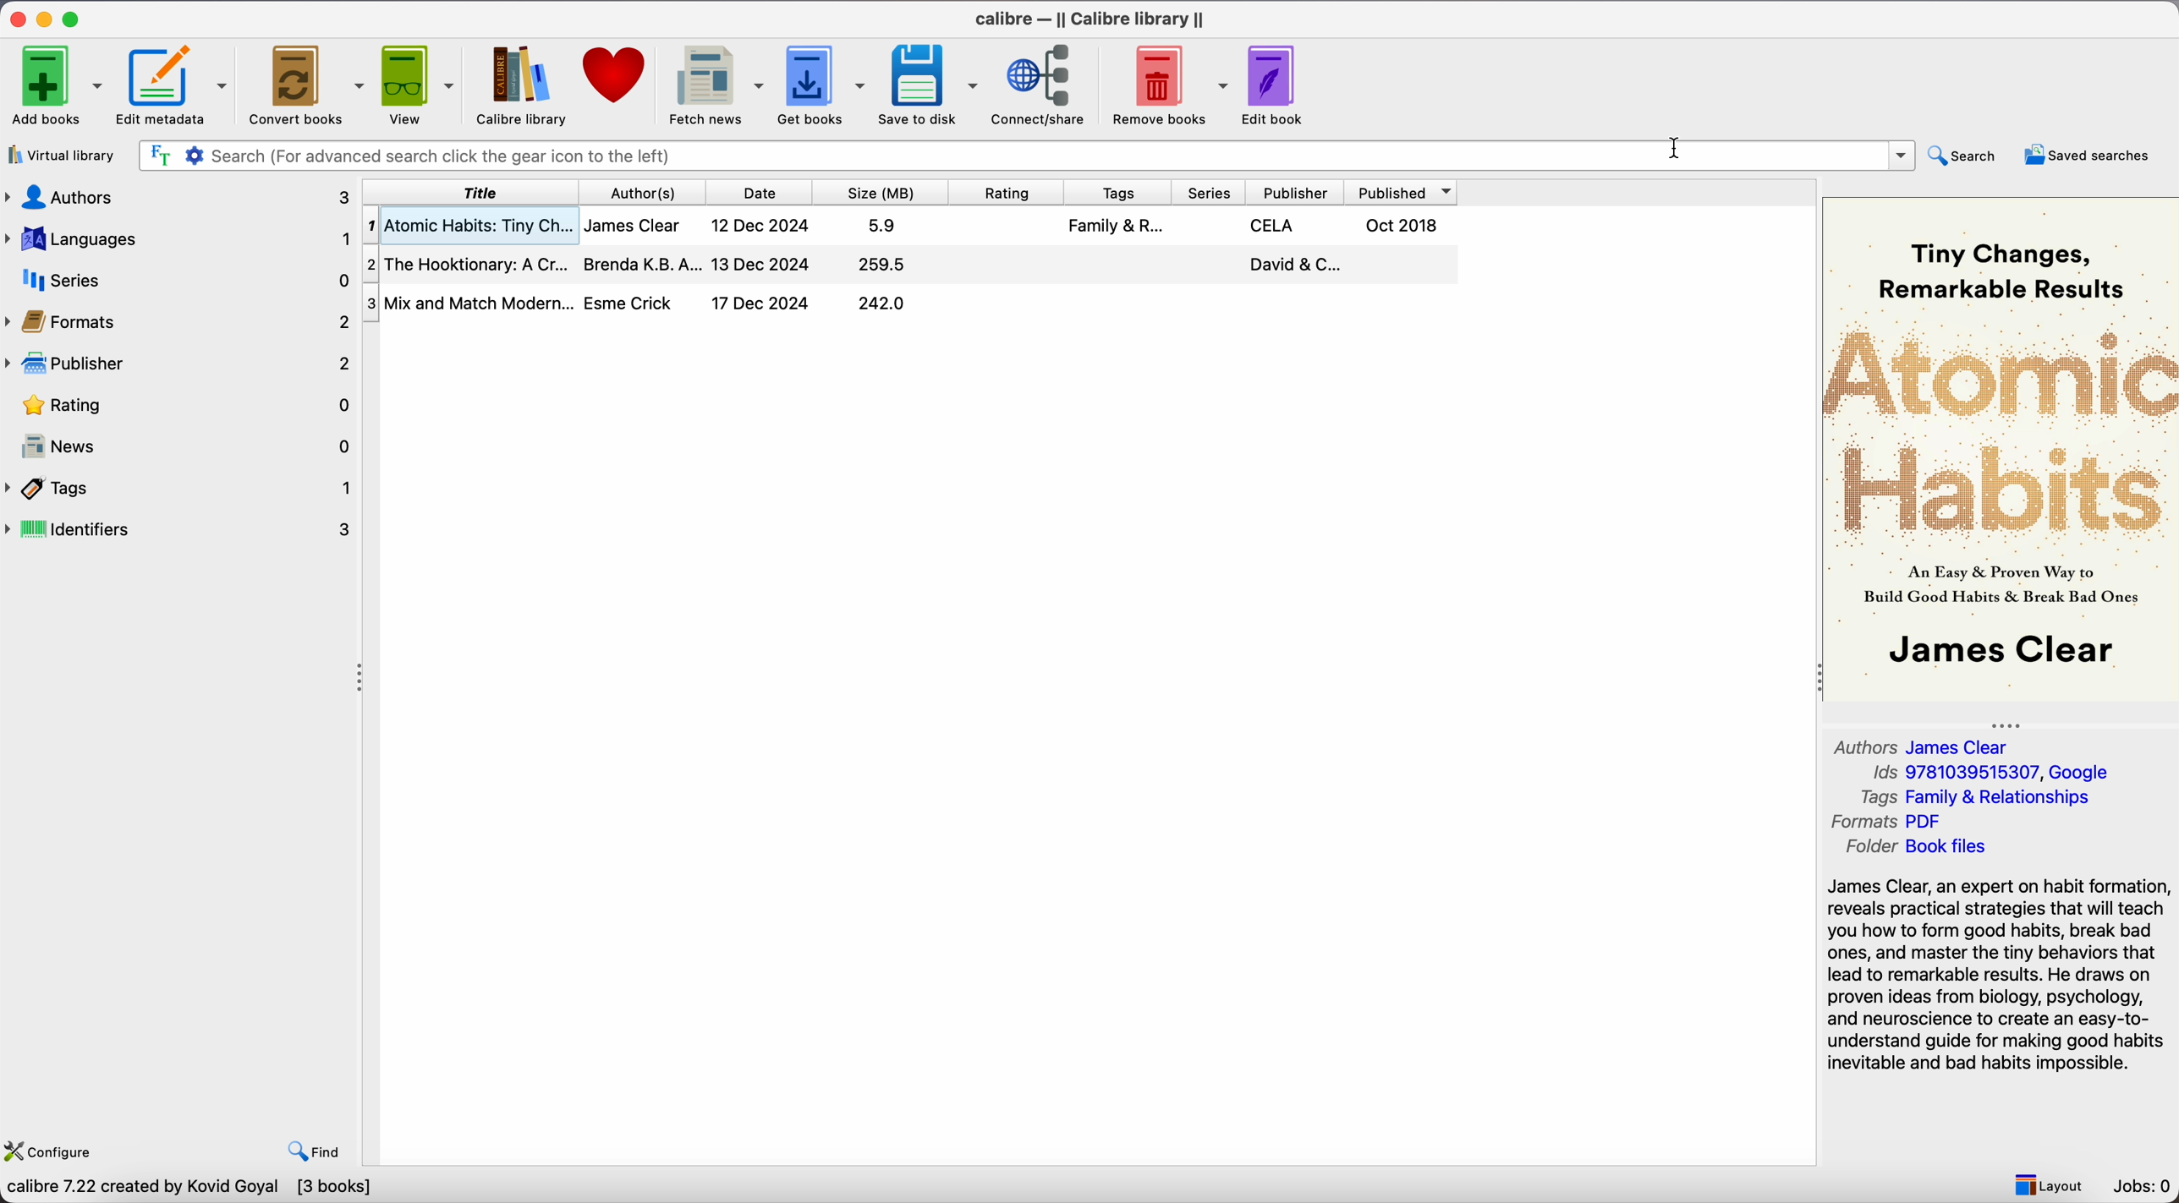 The height and width of the screenshot is (1203, 2179). Describe the element at coordinates (467, 303) in the screenshot. I see `Mix and Mtach Modern...` at that location.